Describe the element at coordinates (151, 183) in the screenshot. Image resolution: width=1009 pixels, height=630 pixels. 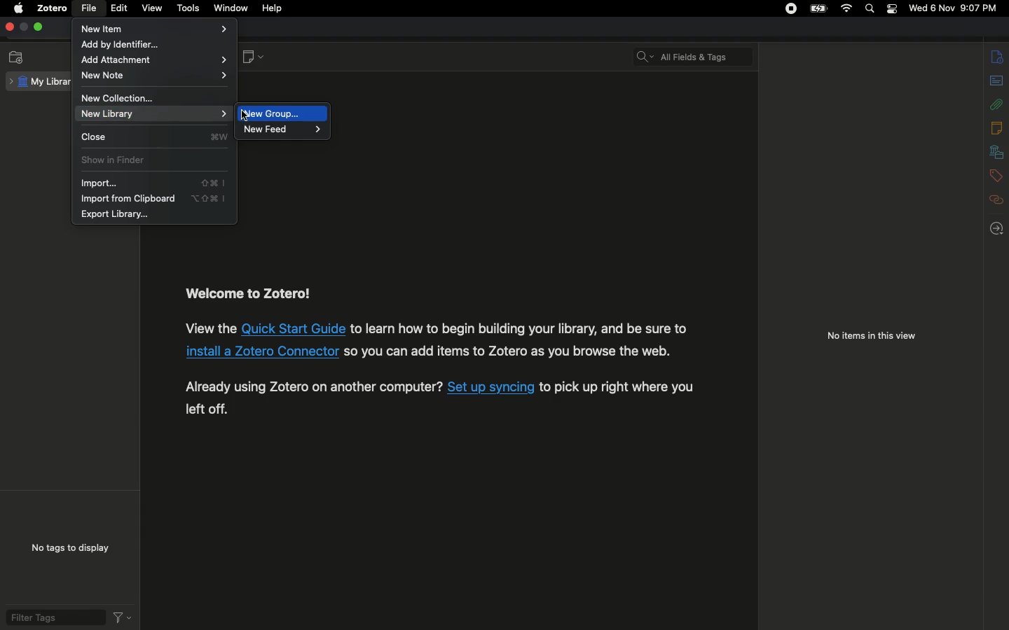
I see `Import` at that location.